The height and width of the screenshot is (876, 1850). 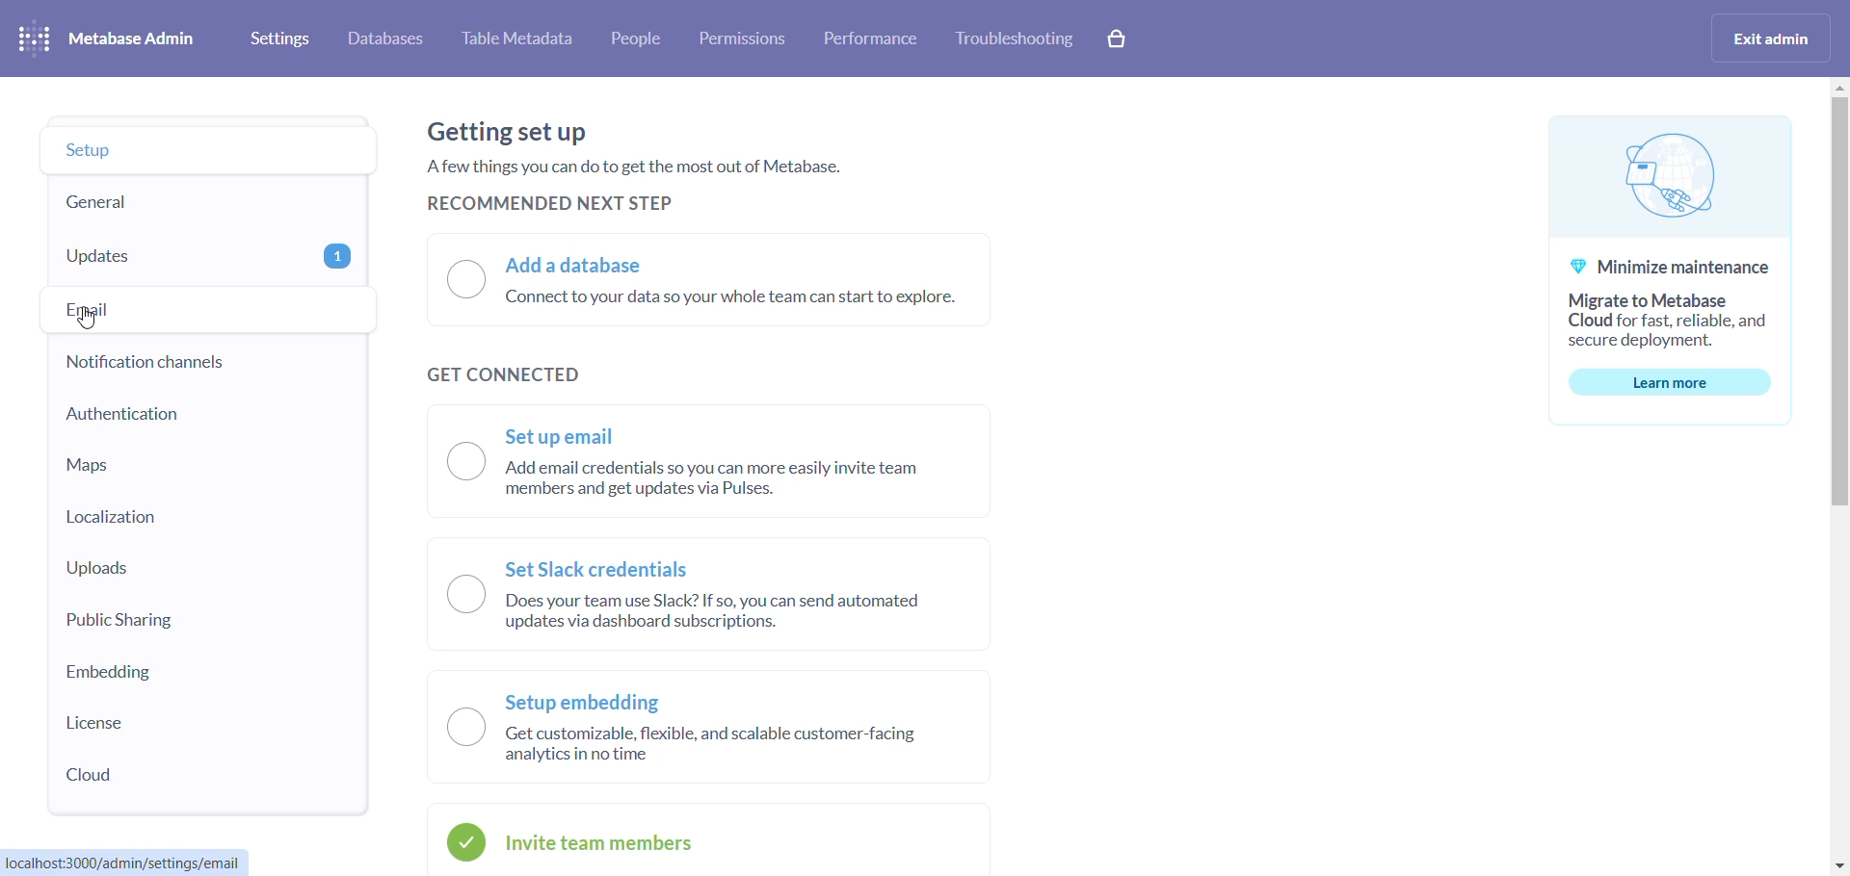 What do you see at coordinates (1016, 39) in the screenshot?
I see `trouble shooting` at bounding box center [1016, 39].